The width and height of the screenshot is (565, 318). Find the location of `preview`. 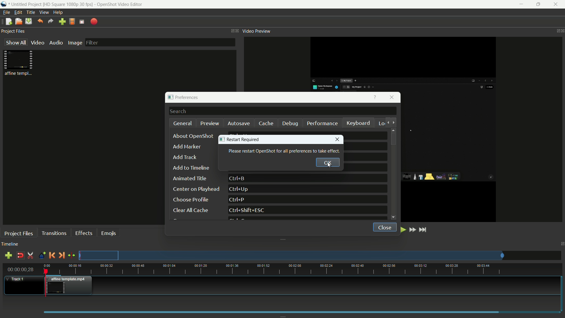

preview is located at coordinates (210, 123).